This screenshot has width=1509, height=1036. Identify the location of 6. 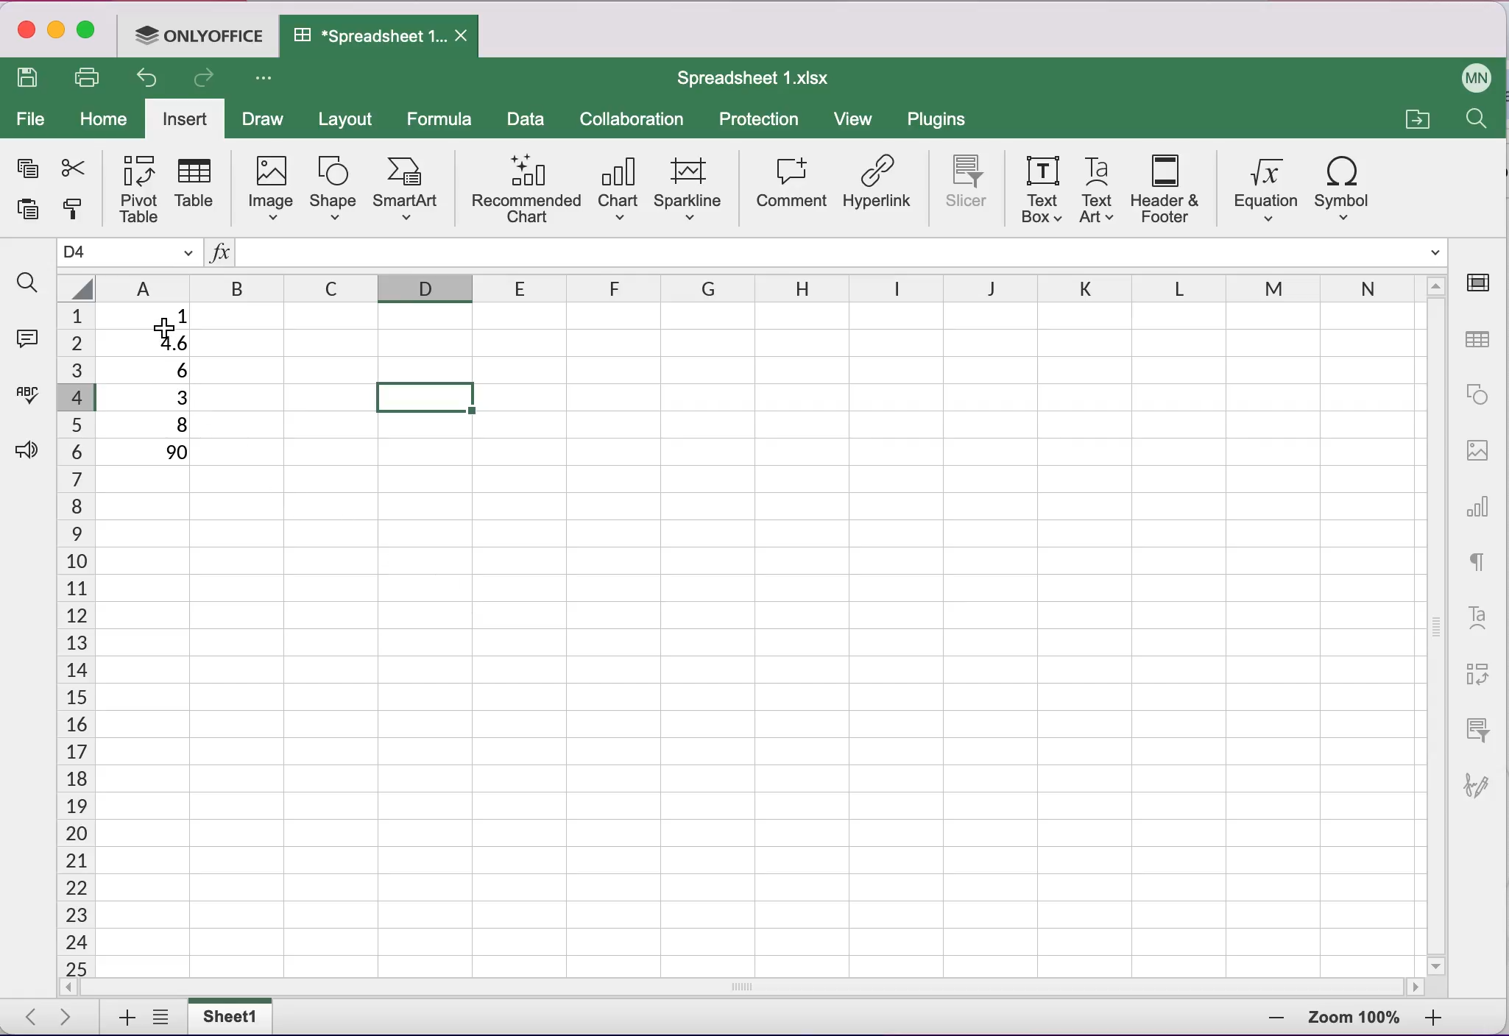
(152, 372).